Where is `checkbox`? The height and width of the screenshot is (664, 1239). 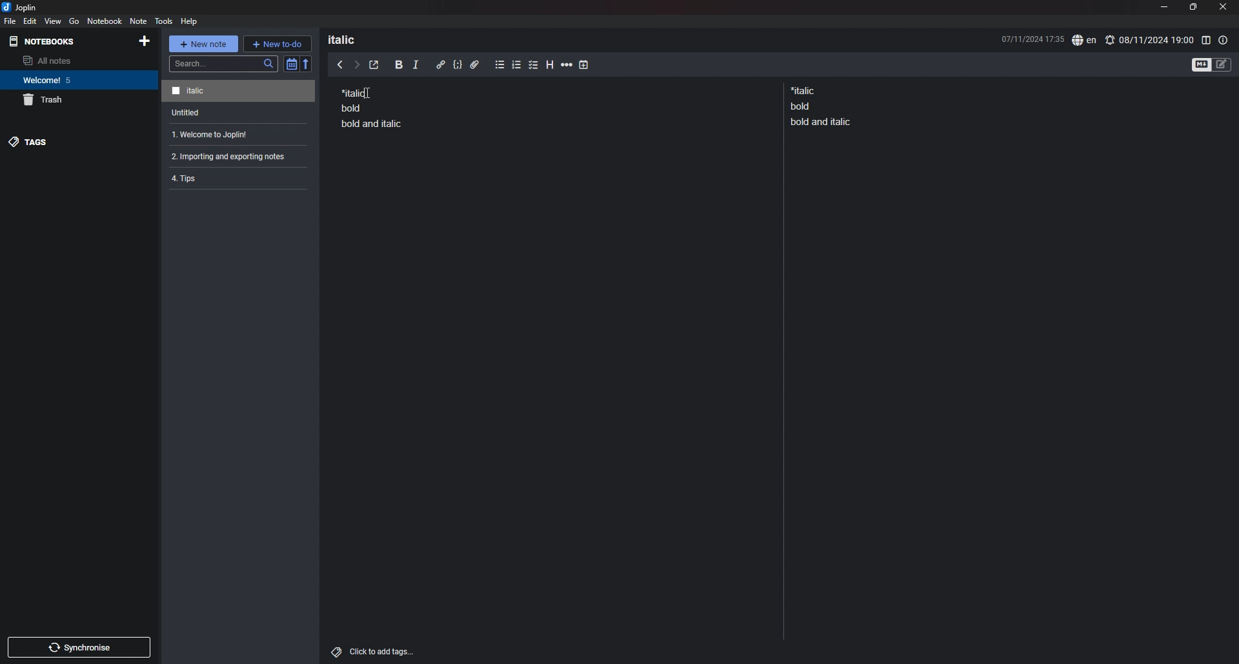
checkbox is located at coordinates (534, 66).